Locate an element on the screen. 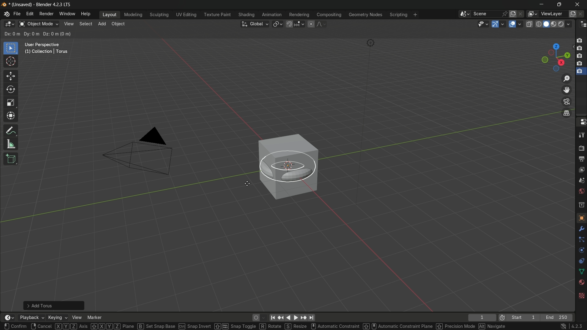 The height and width of the screenshot is (330, 587). transformation is located at coordinates (11, 116).